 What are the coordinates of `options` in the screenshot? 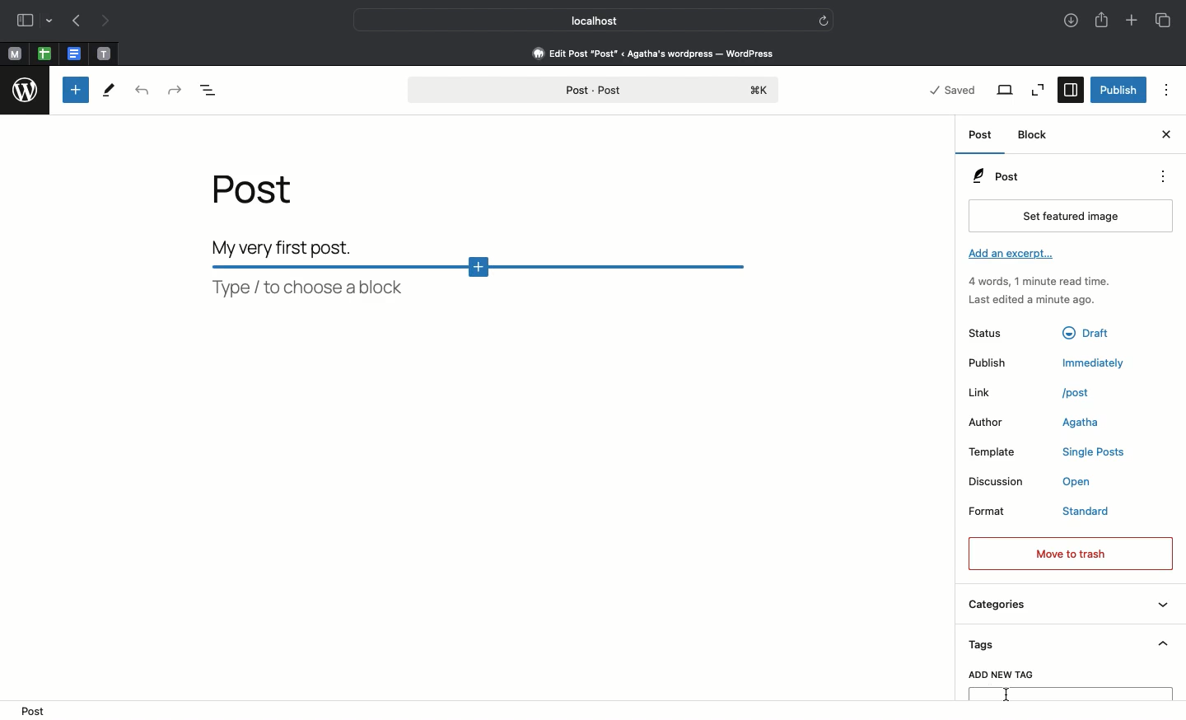 It's located at (1162, 176).